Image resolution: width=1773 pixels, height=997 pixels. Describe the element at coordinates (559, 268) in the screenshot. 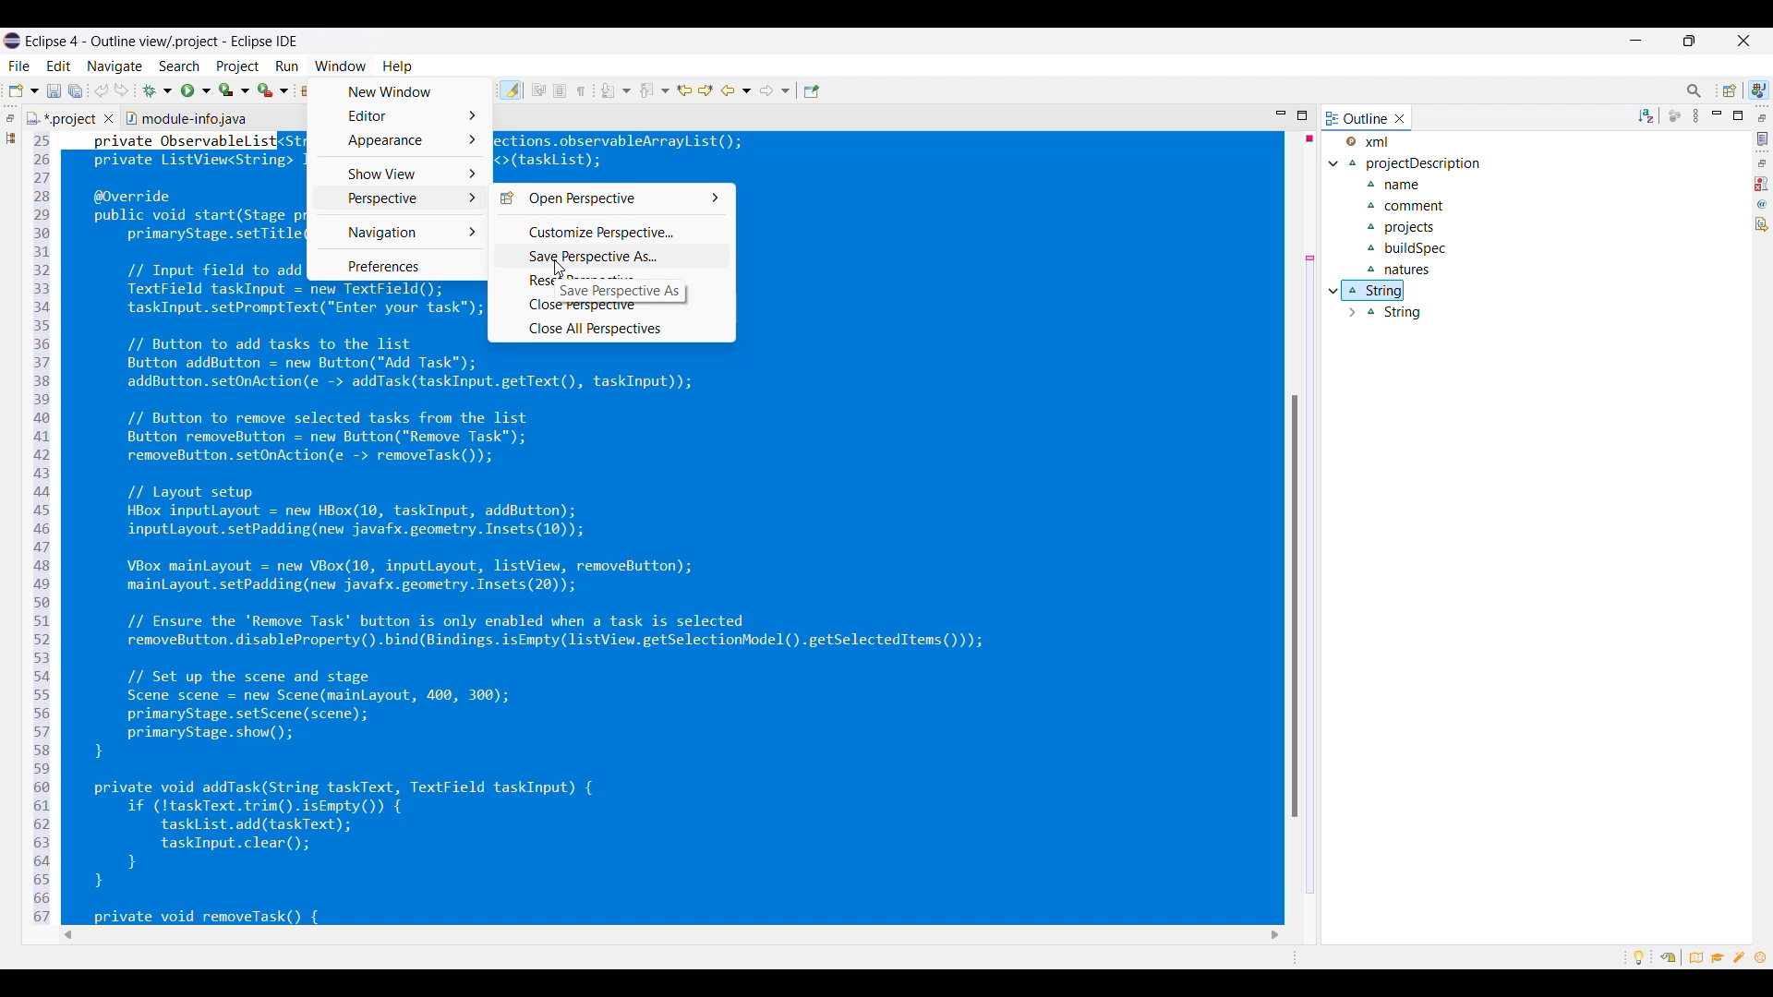

I see `Cursor clicking on Save Perspective as` at that location.